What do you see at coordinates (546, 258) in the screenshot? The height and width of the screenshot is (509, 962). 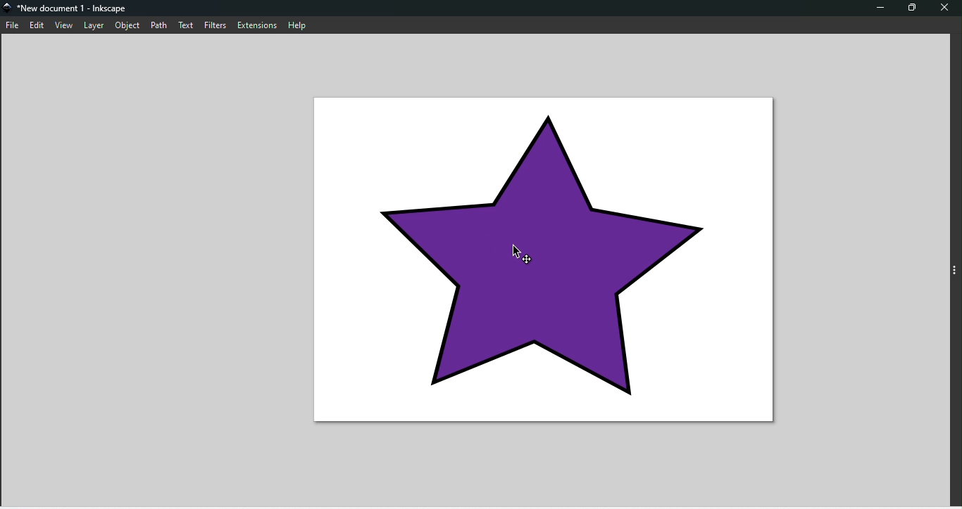 I see `Canvas` at bounding box center [546, 258].